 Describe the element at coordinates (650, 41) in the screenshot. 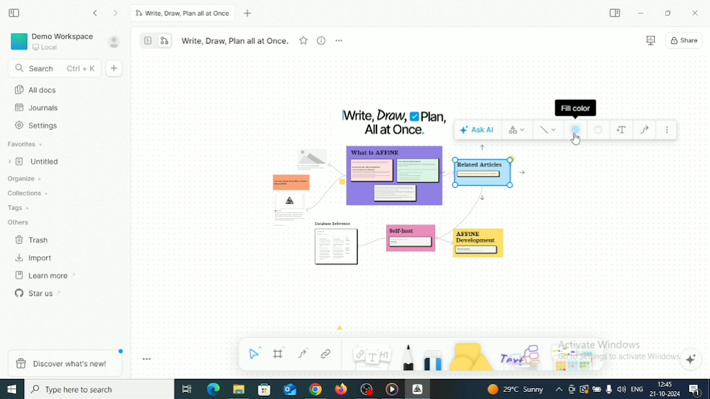

I see `Presentation` at that location.